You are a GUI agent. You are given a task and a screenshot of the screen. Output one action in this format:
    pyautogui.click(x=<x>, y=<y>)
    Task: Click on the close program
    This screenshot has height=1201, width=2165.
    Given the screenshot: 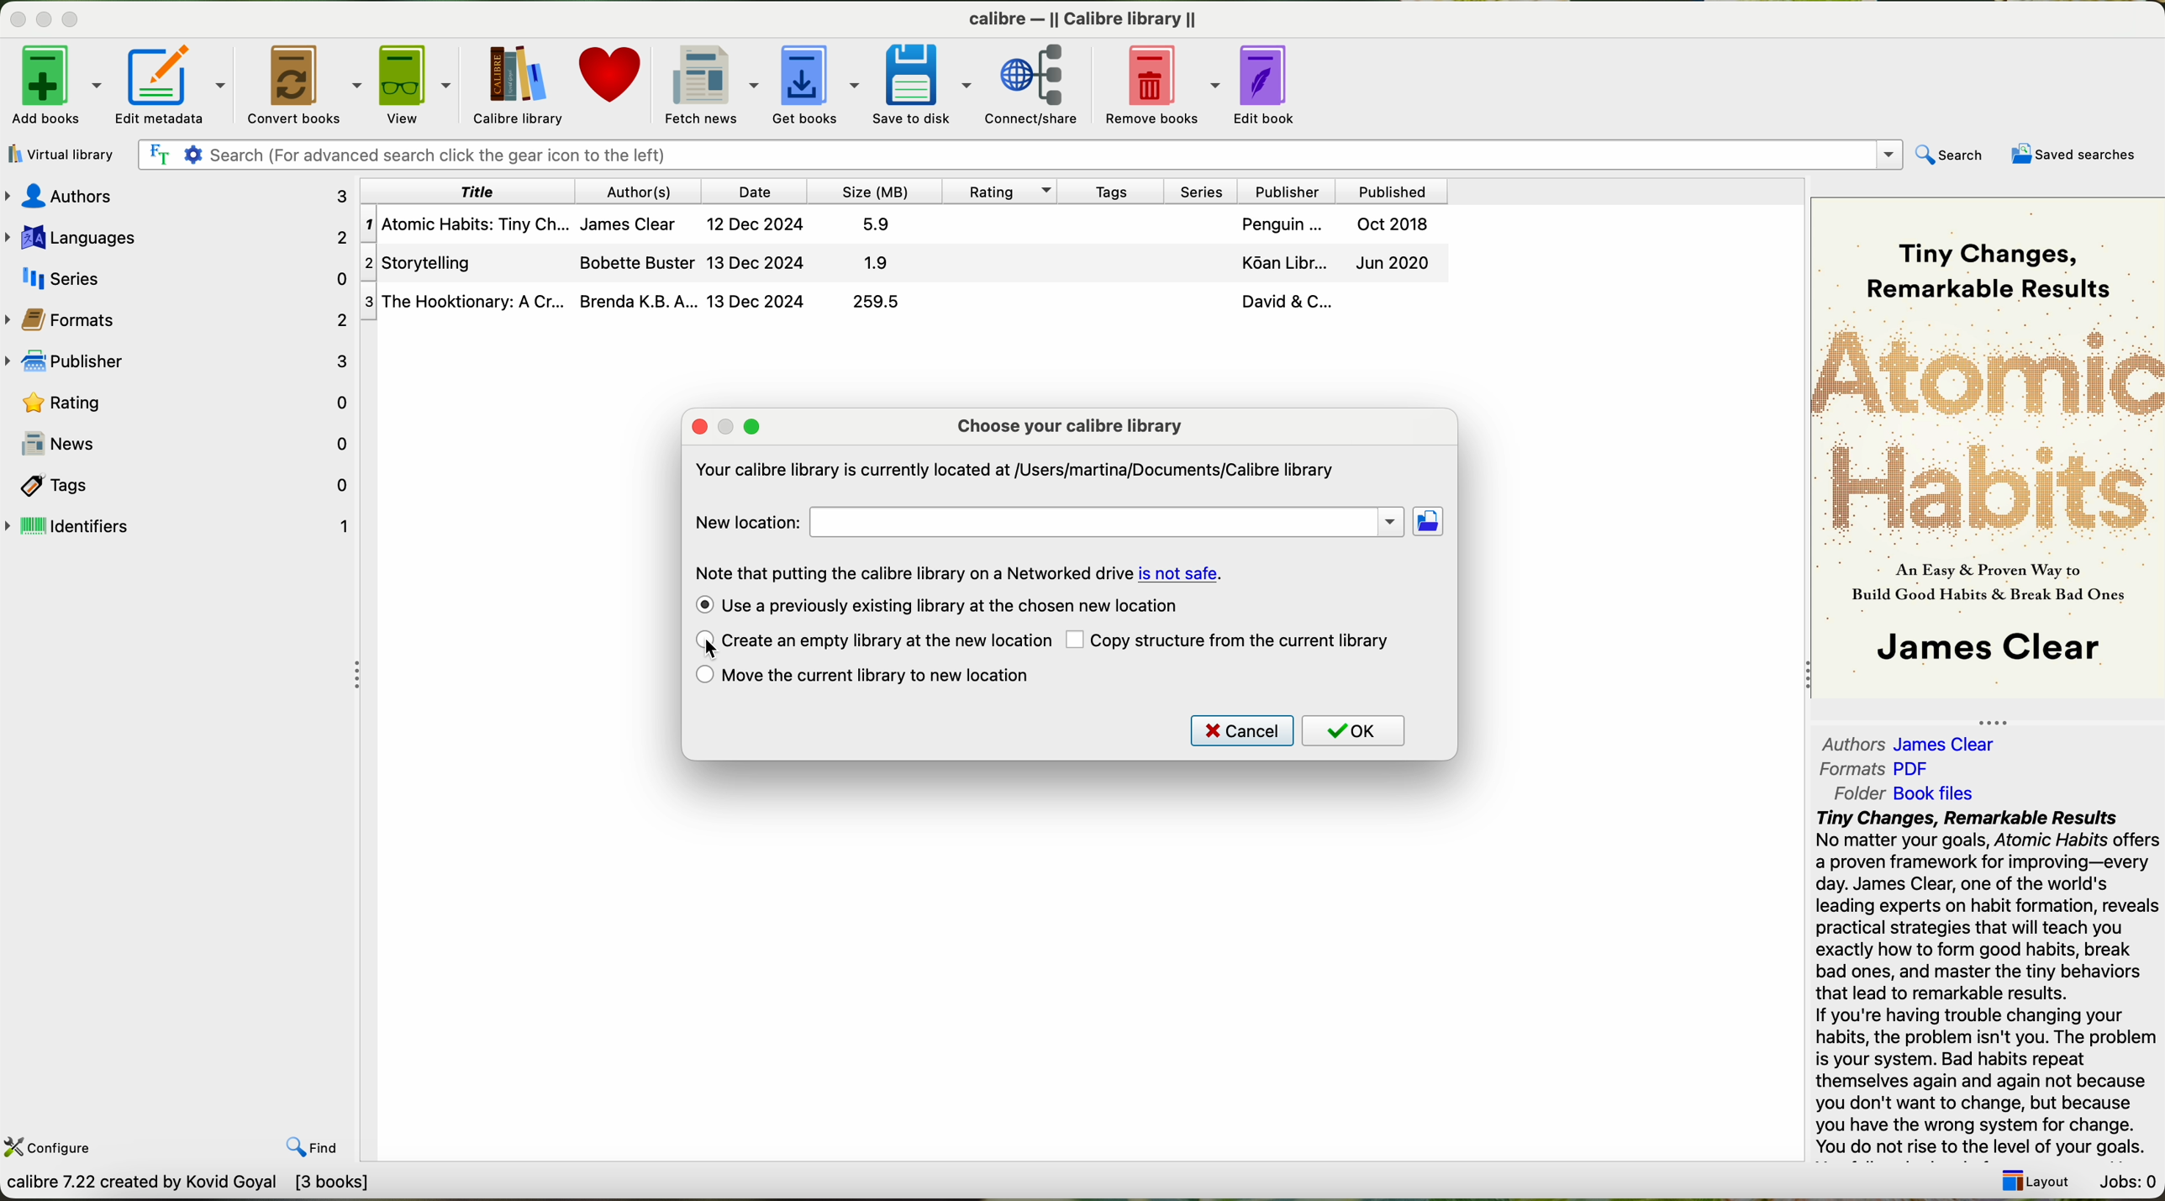 What is the action you would take?
    pyautogui.click(x=15, y=18)
    